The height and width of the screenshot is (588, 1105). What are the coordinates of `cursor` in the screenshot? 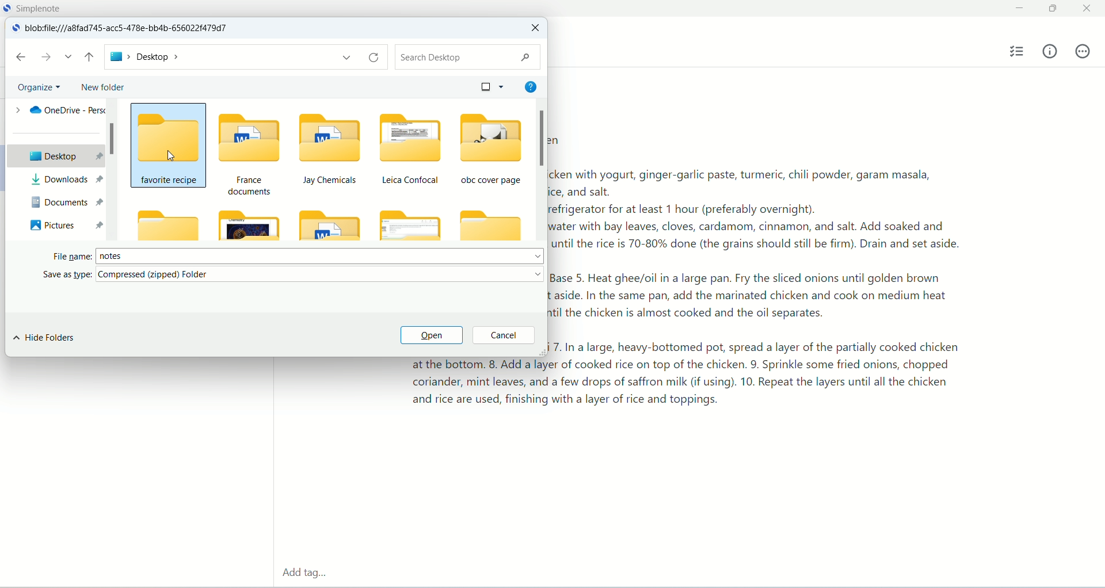 It's located at (172, 154).